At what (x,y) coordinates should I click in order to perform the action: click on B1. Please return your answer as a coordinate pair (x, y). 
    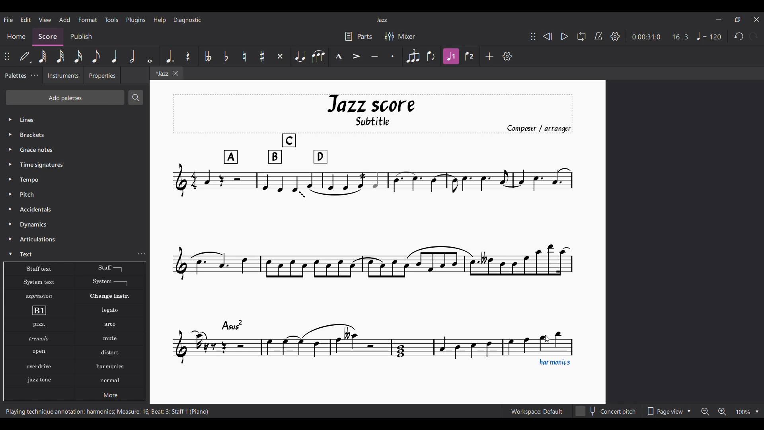
    Looking at the image, I should click on (39, 311).